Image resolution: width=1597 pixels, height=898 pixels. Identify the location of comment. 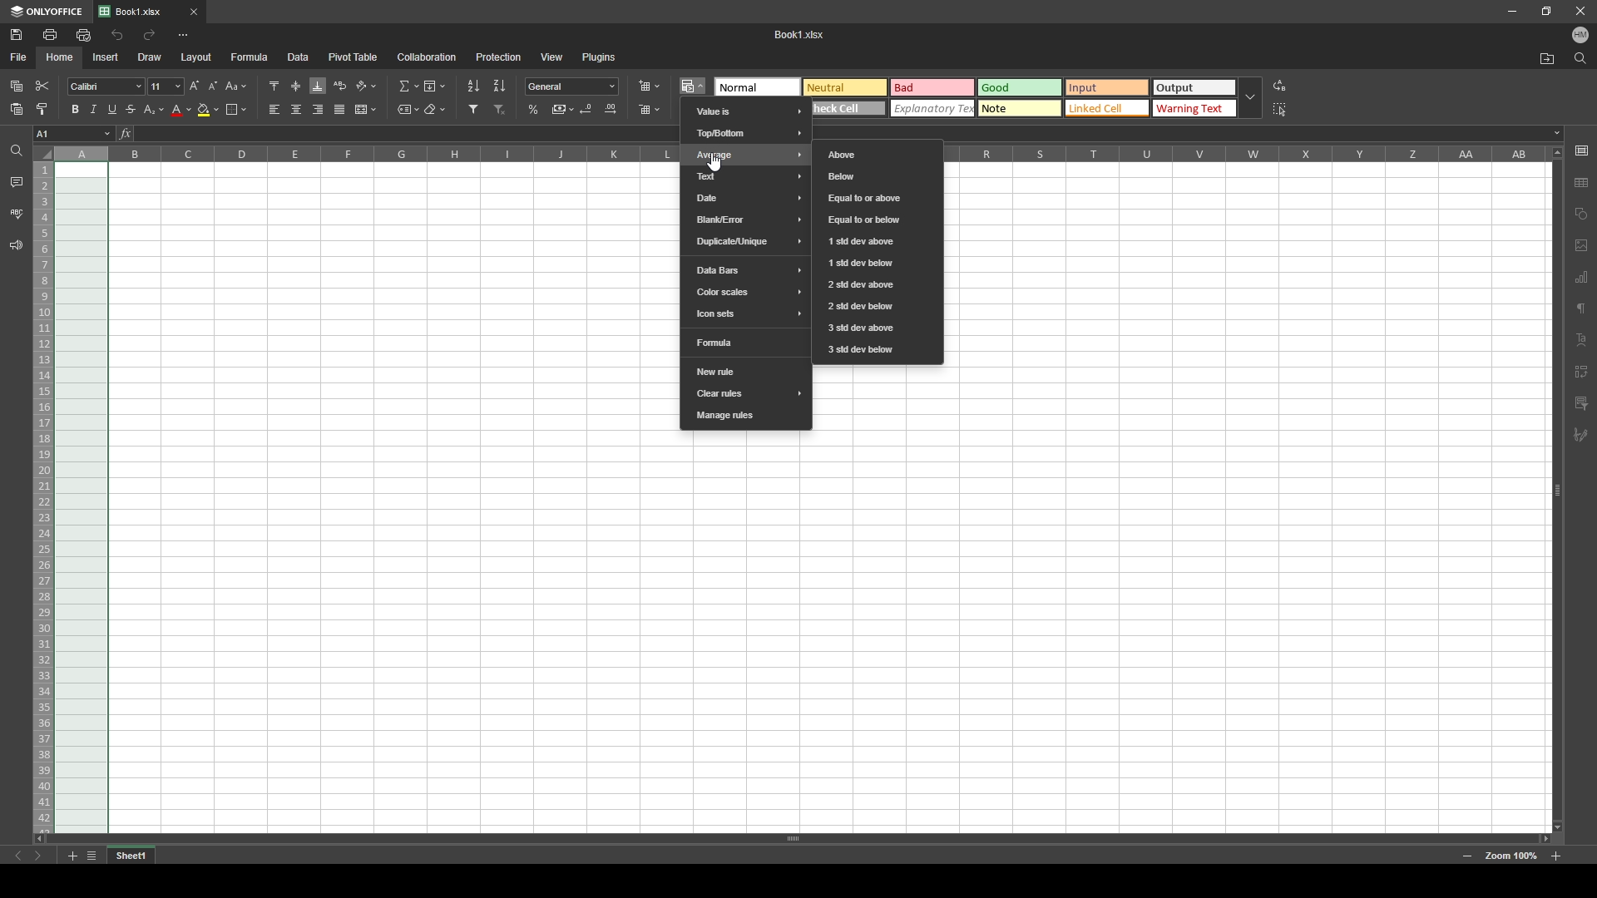
(16, 181).